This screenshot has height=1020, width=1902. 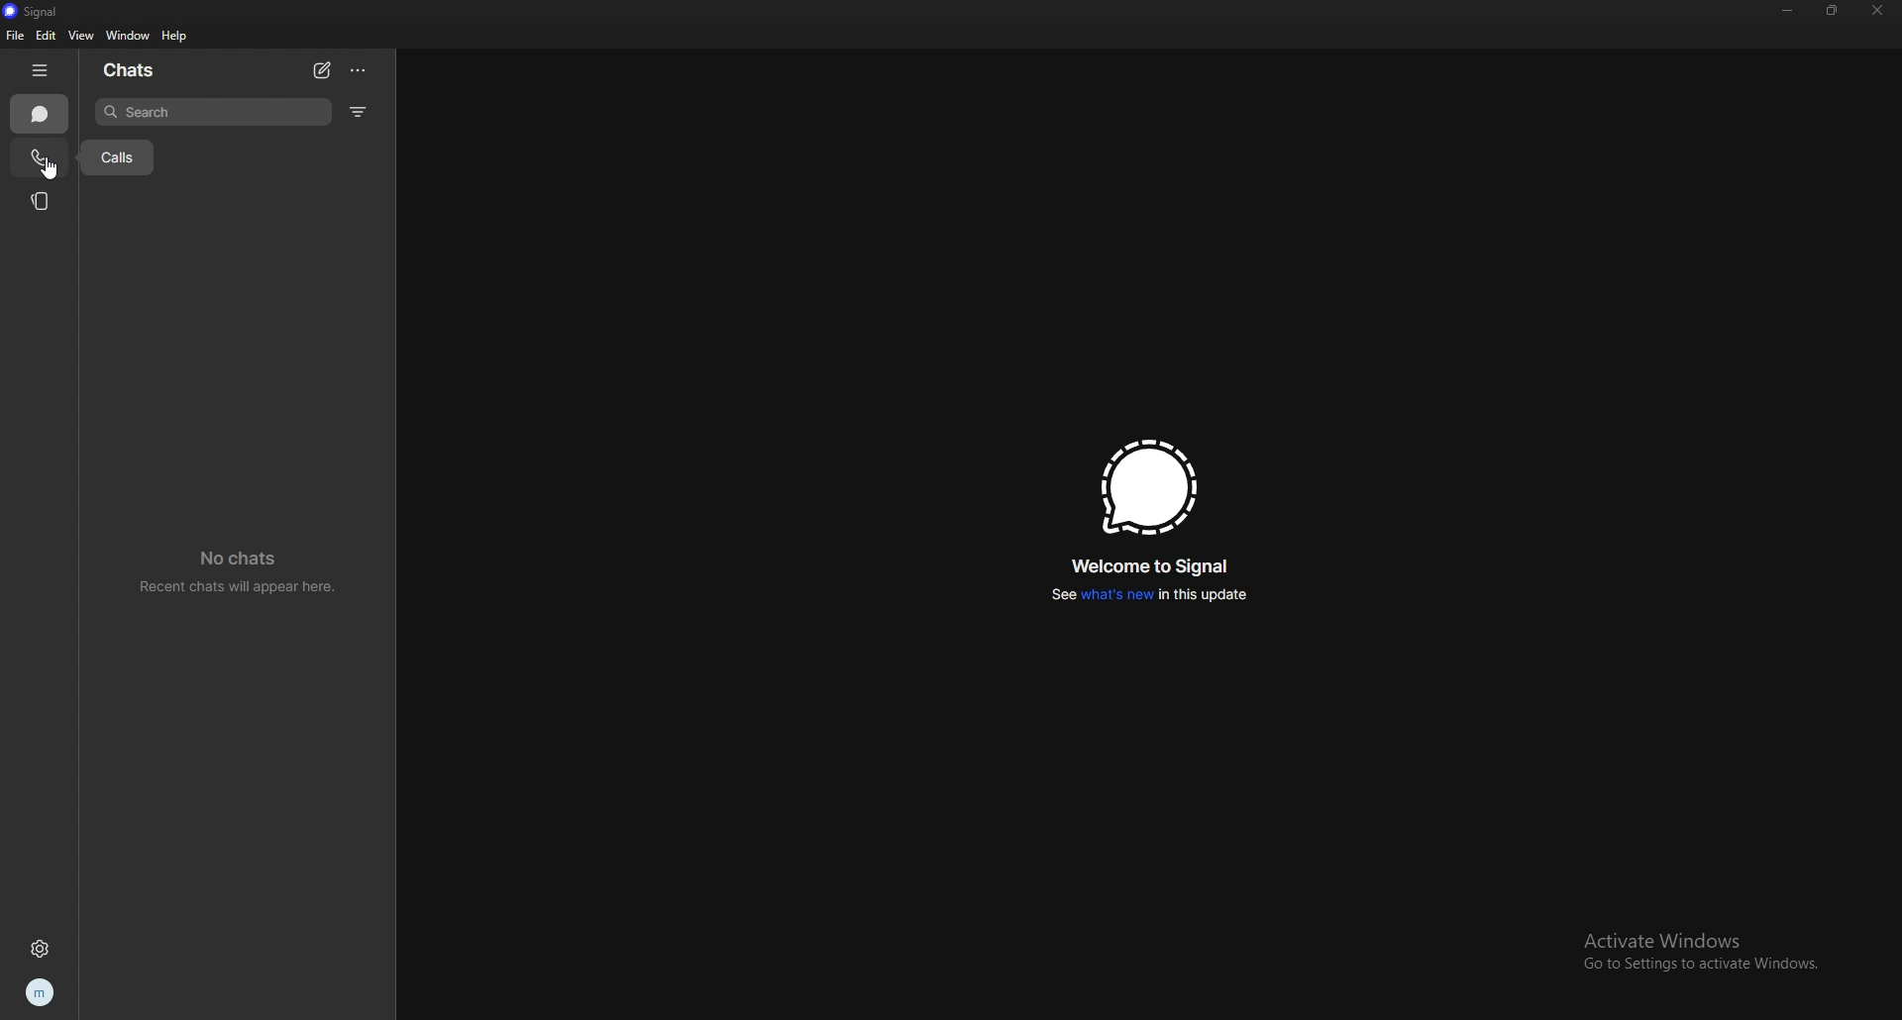 I want to click on close, so click(x=1880, y=11).